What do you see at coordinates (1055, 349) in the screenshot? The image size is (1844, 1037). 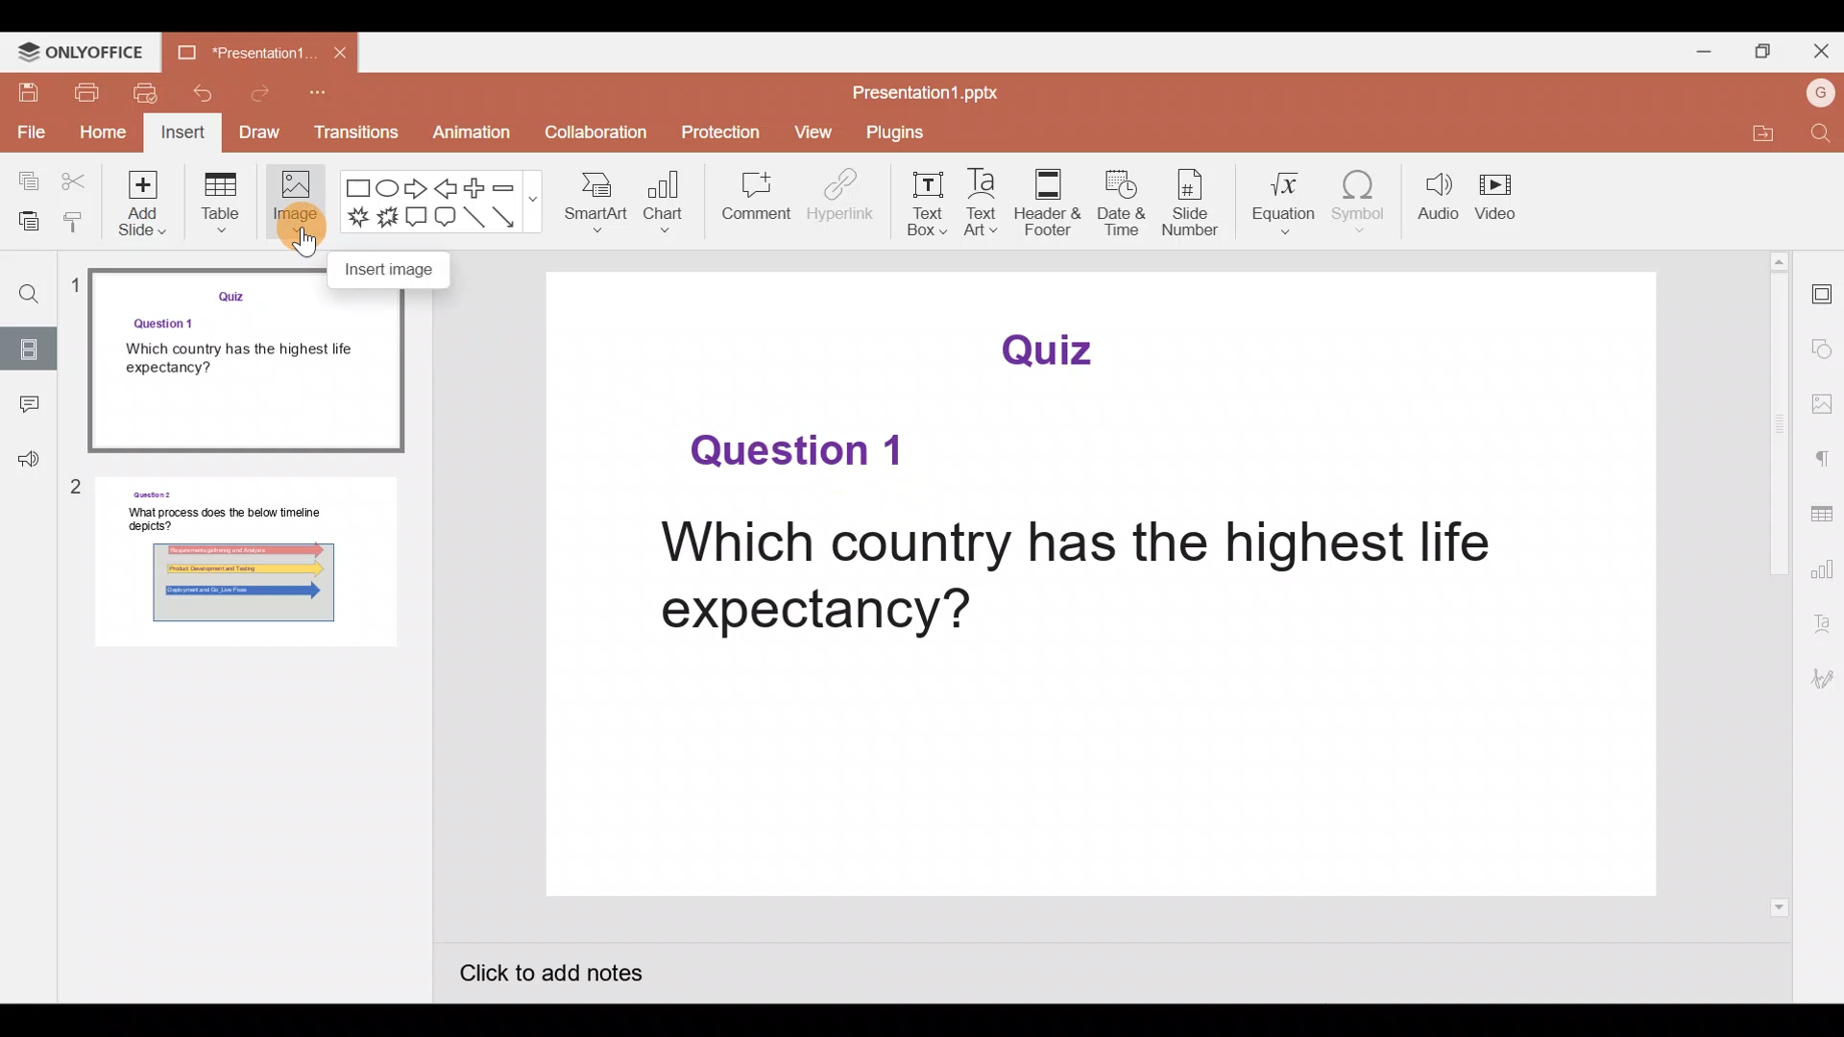 I see `Quiz` at bounding box center [1055, 349].